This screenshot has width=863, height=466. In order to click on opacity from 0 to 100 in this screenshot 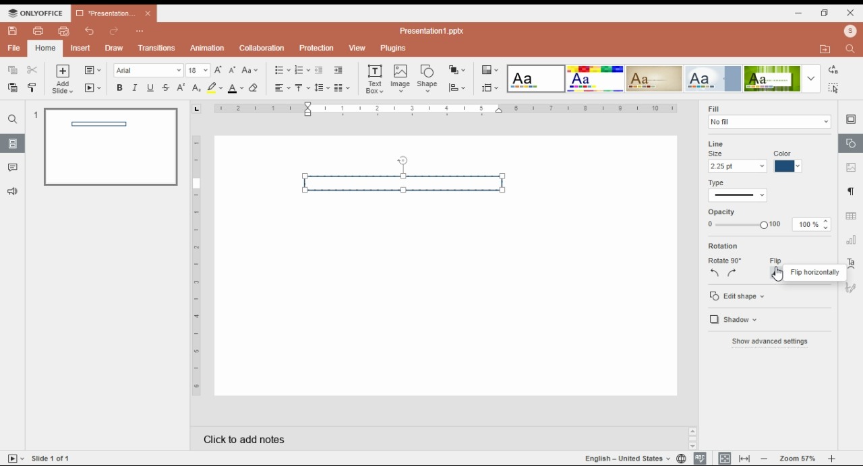, I will do `click(744, 225)`.